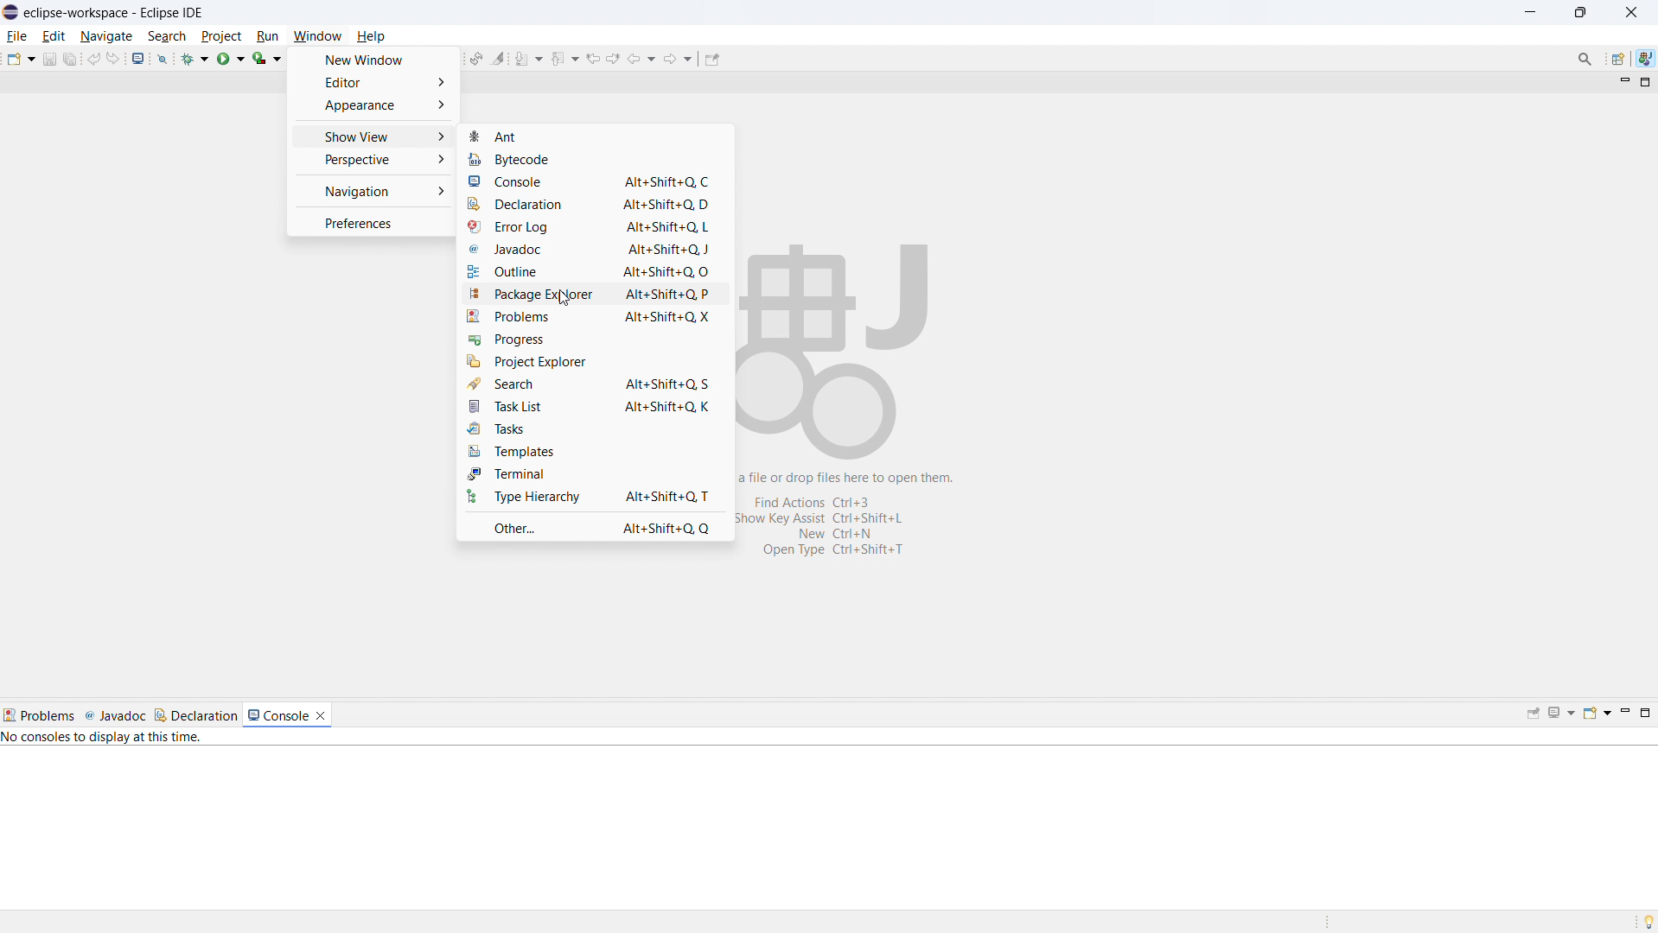 The width and height of the screenshot is (1658, 933). I want to click on previous edit location, so click(591, 59).